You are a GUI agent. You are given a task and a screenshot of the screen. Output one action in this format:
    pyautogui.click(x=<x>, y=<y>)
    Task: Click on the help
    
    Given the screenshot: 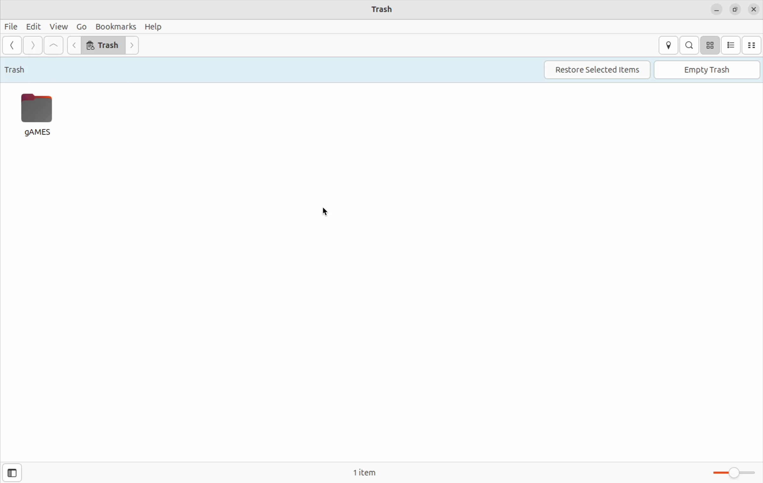 What is the action you would take?
    pyautogui.click(x=156, y=27)
    